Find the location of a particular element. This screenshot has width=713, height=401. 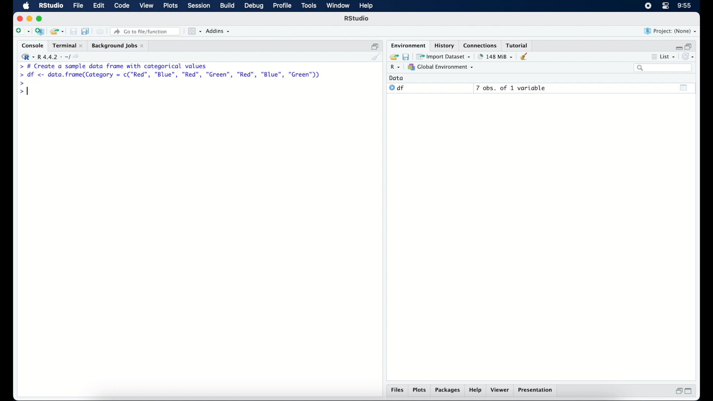

search bar is located at coordinates (664, 69).